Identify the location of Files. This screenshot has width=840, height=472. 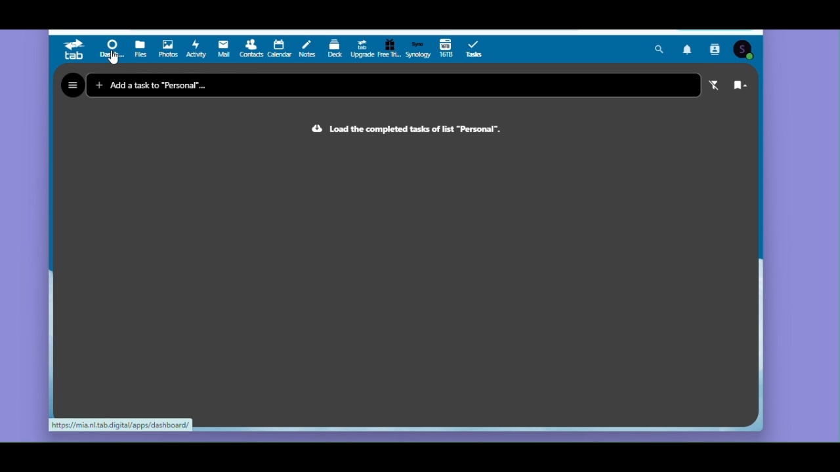
(140, 50).